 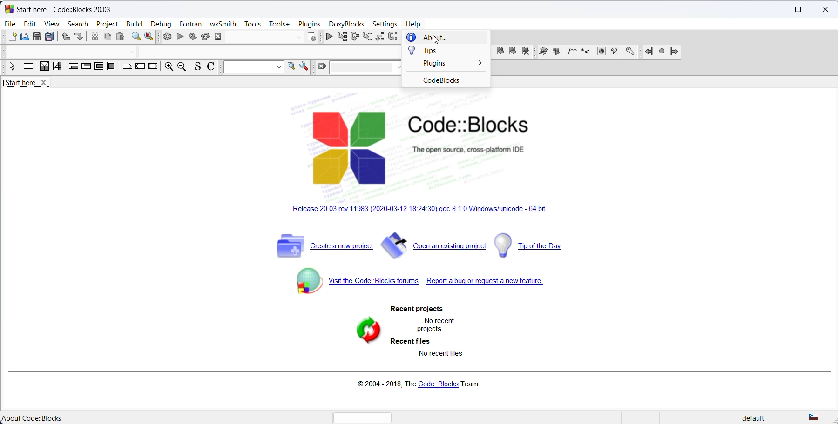 What do you see at coordinates (198, 66) in the screenshot?
I see `source comments` at bounding box center [198, 66].